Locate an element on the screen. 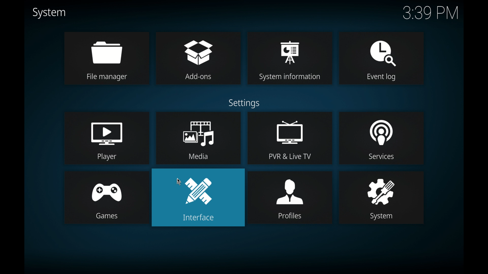 The height and width of the screenshot is (274, 488). profiles is located at coordinates (291, 198).